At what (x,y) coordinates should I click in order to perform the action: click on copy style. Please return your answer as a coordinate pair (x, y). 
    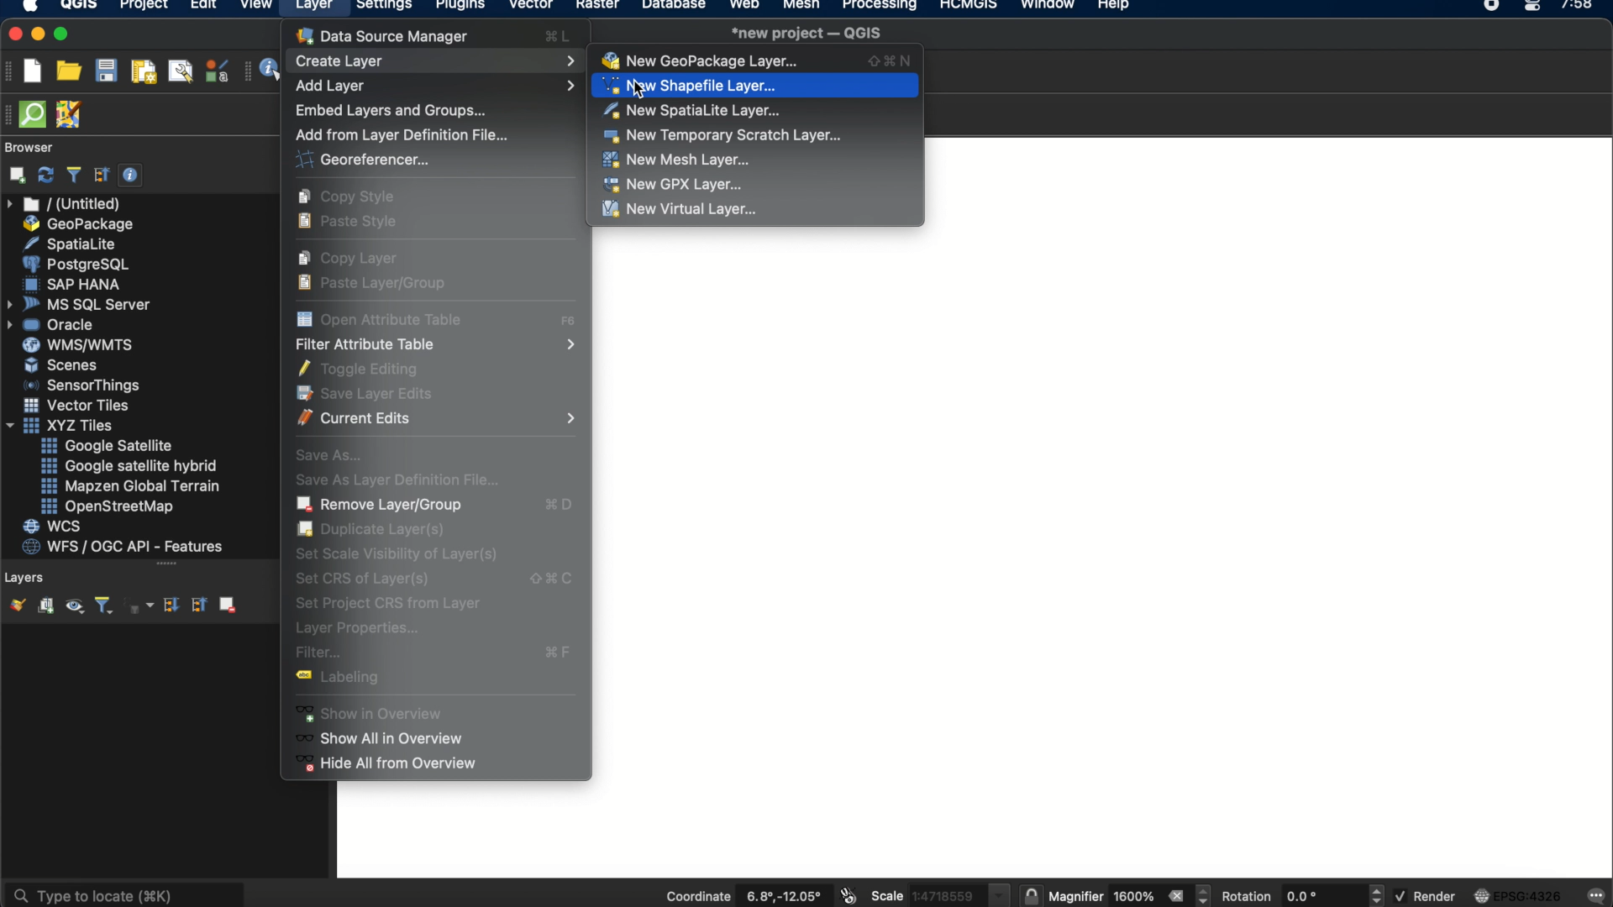
    Looking at the image, I should click on (345, 196).